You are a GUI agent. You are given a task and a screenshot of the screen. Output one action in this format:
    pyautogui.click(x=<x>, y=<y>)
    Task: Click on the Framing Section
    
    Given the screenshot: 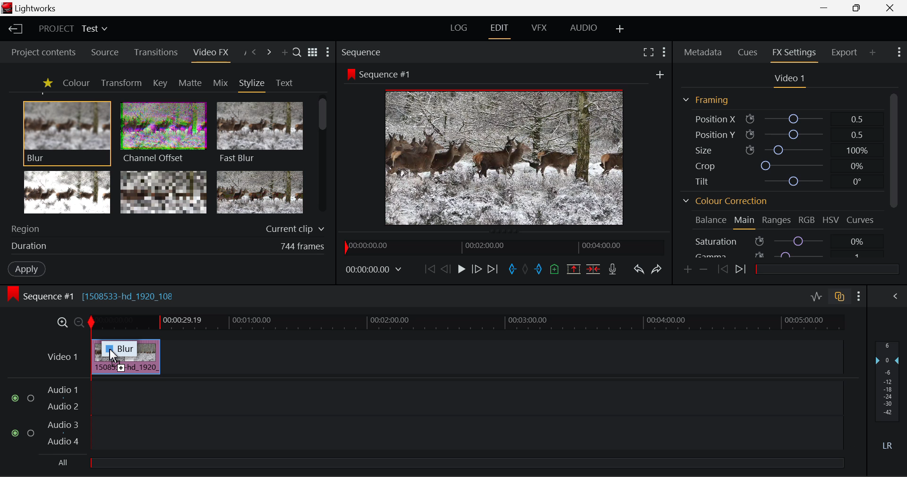 What is the action you would take?
    pyautogui.click(x=707, y=100)
    